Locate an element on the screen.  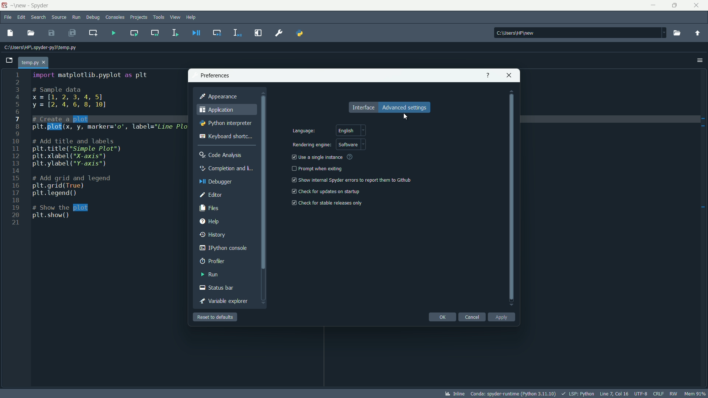
minimize is located at coordinates (654, 6).